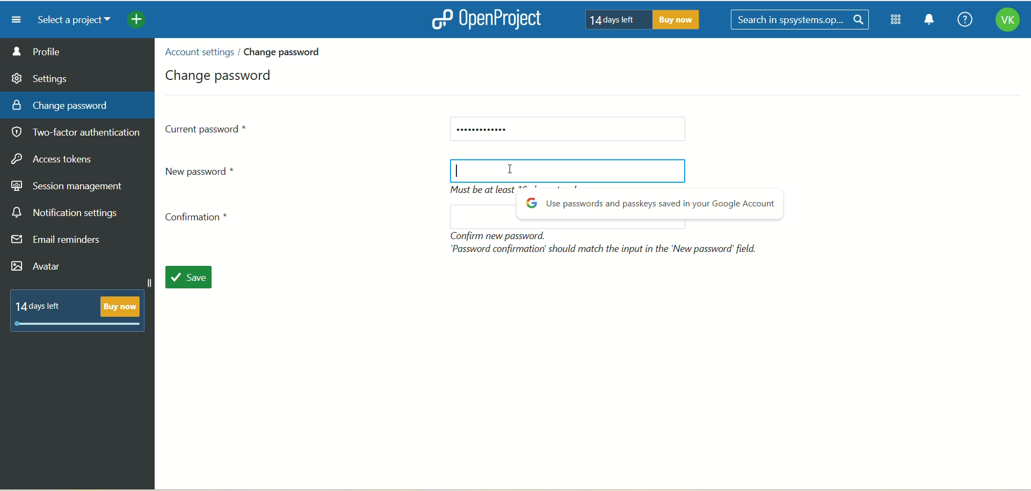 This screenshot has height=491, width=1031. Describe the element at coordinates (78, 51) in the screenshot. I see `profile` at that location.